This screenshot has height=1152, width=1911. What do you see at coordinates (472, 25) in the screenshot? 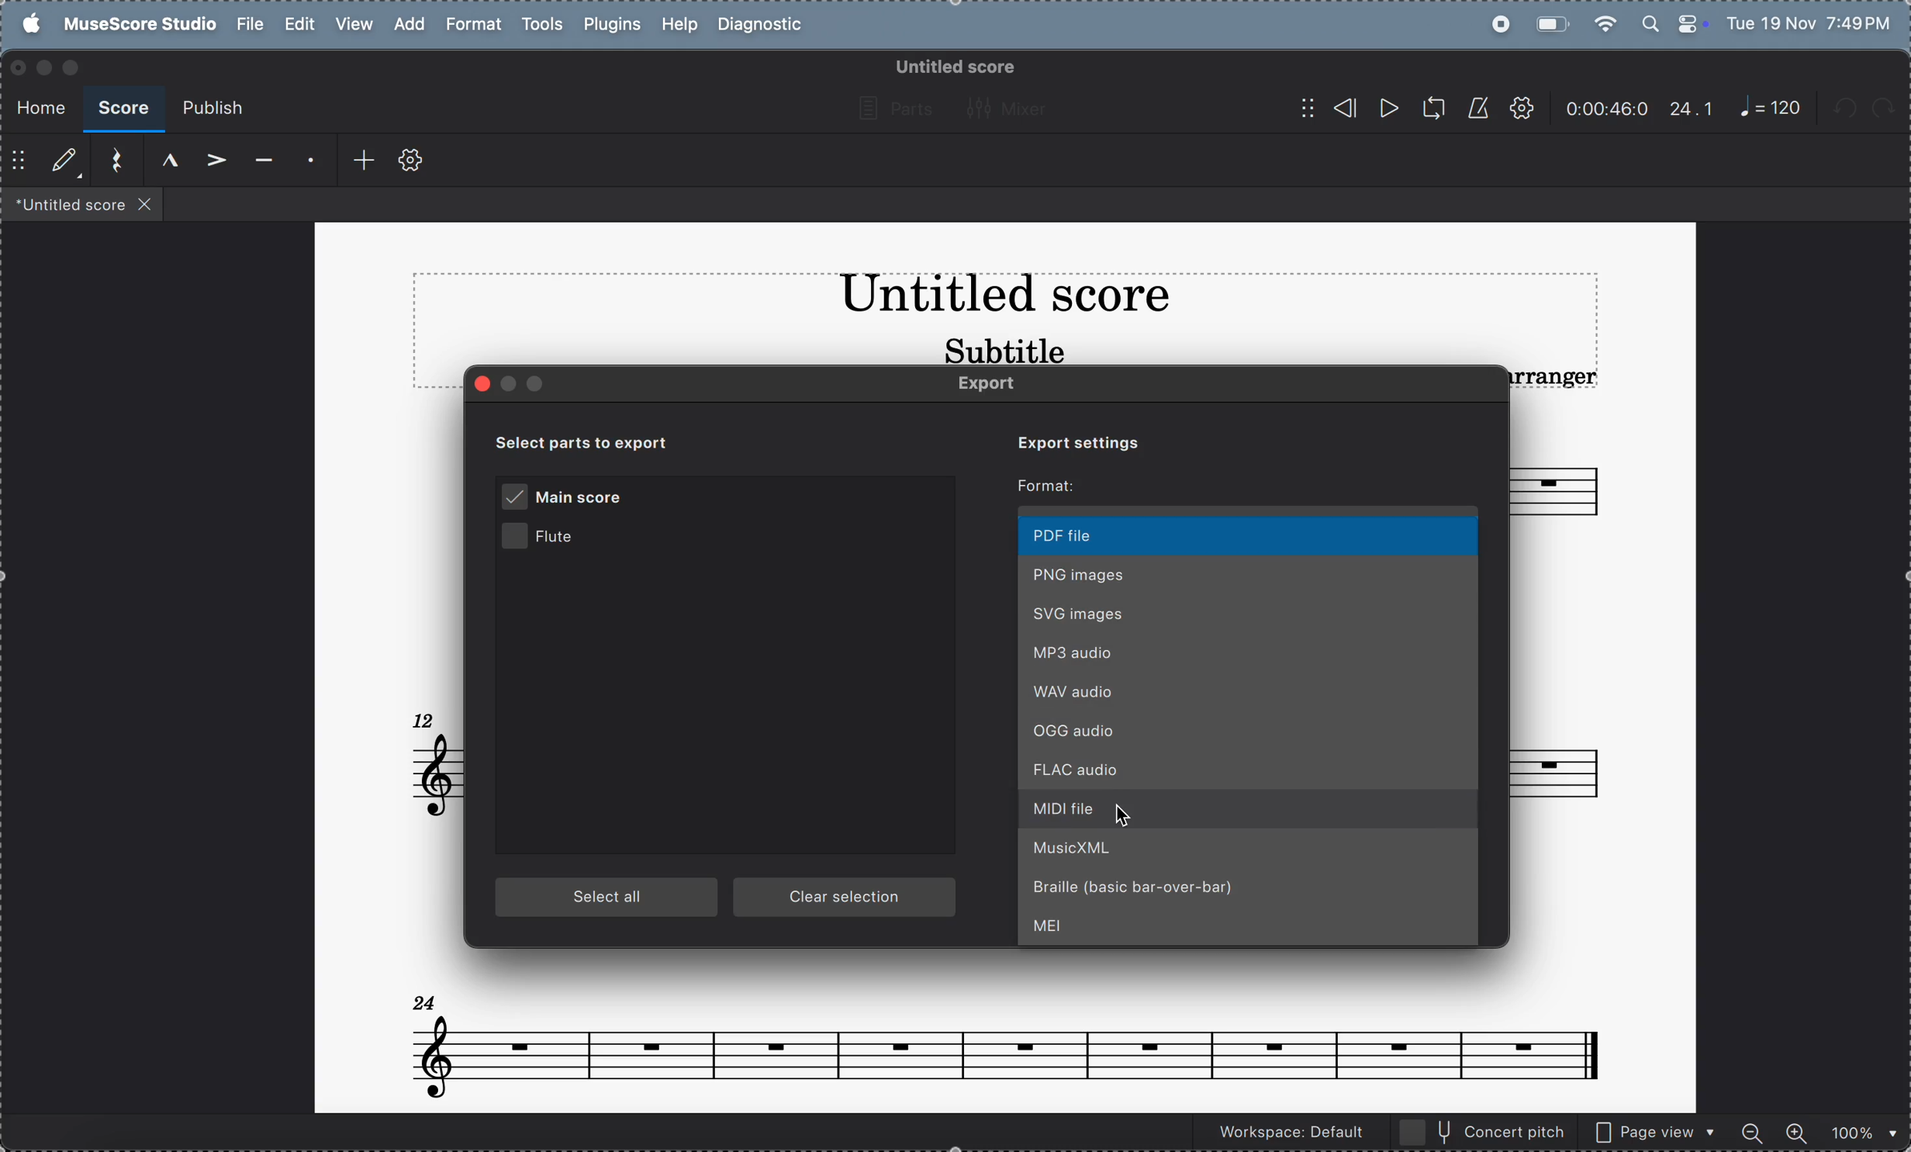
I see `format` at bounding box center [472, 25].